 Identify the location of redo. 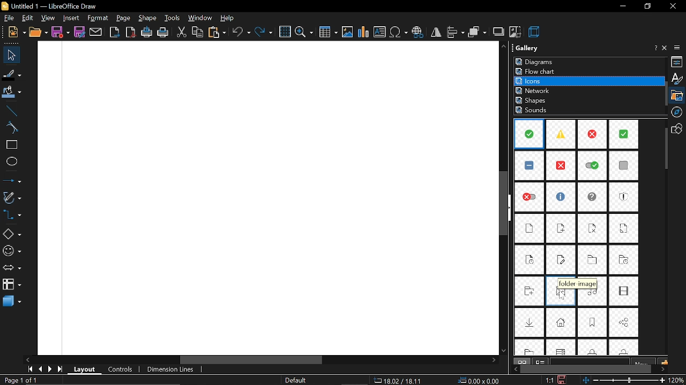
(265, 32).